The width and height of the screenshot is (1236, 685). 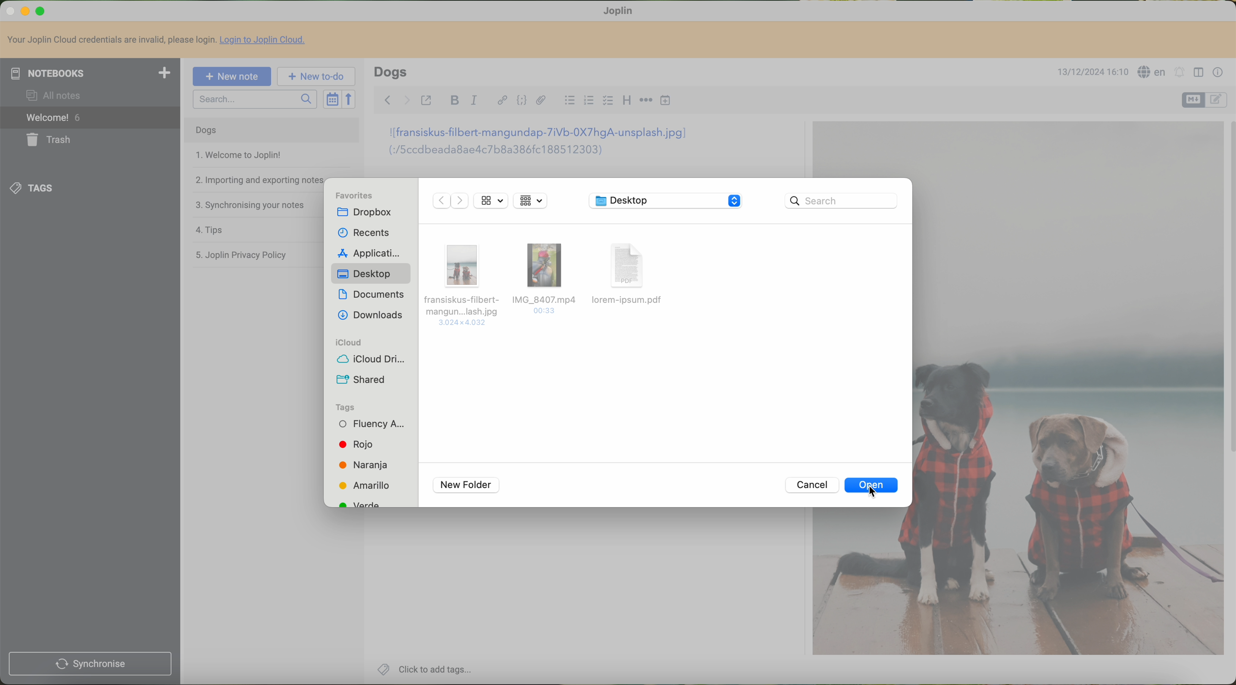 I want to click on Joplin, so click(x=619, y=10).